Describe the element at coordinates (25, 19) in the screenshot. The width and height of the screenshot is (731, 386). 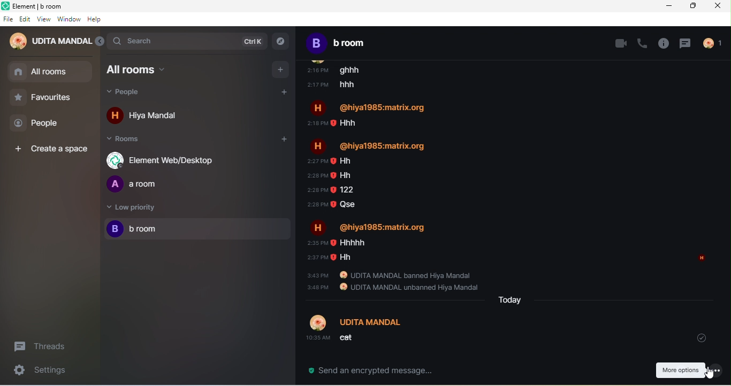
I see `edit` at that location.